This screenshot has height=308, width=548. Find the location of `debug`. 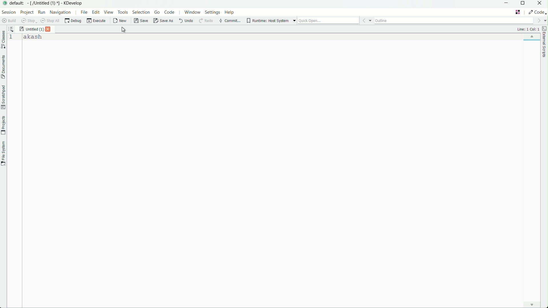

debug is located at coordinates (73, 21).